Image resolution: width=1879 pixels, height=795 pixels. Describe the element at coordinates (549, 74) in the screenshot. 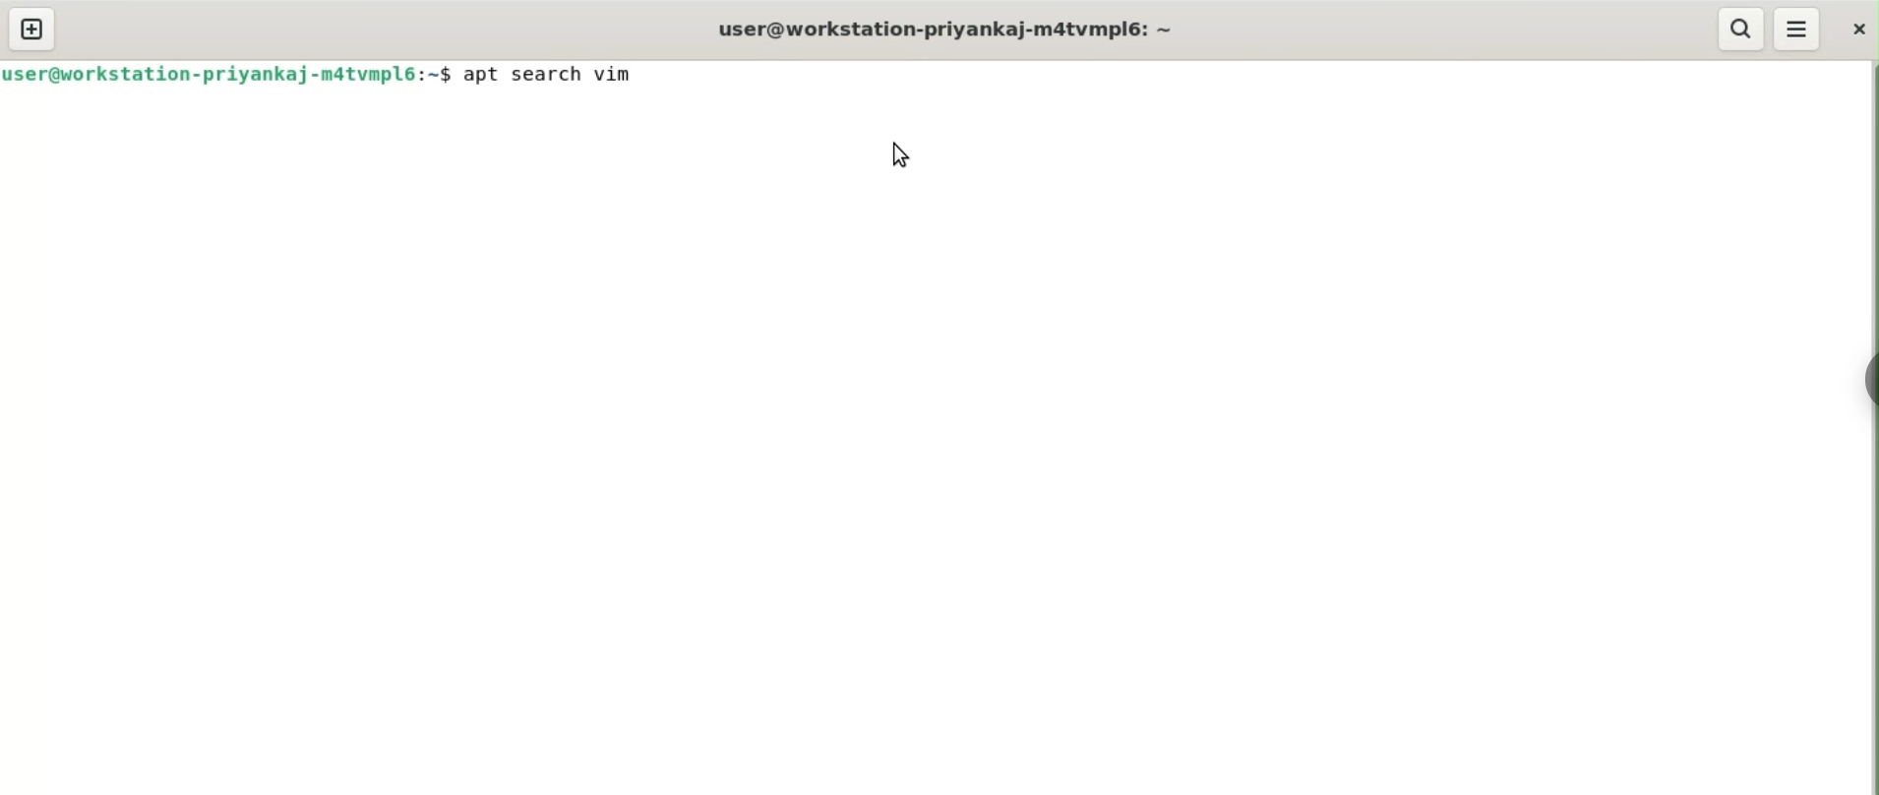

I see `apt search vin` at that location.